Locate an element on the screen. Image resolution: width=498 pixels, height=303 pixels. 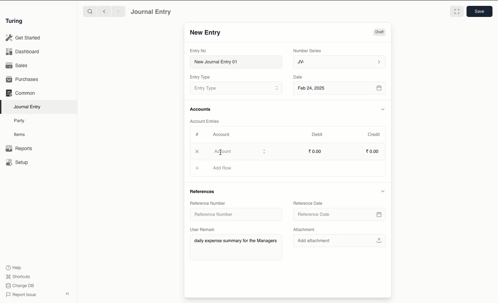
Shortcuts is located at coordinates (19, 277).